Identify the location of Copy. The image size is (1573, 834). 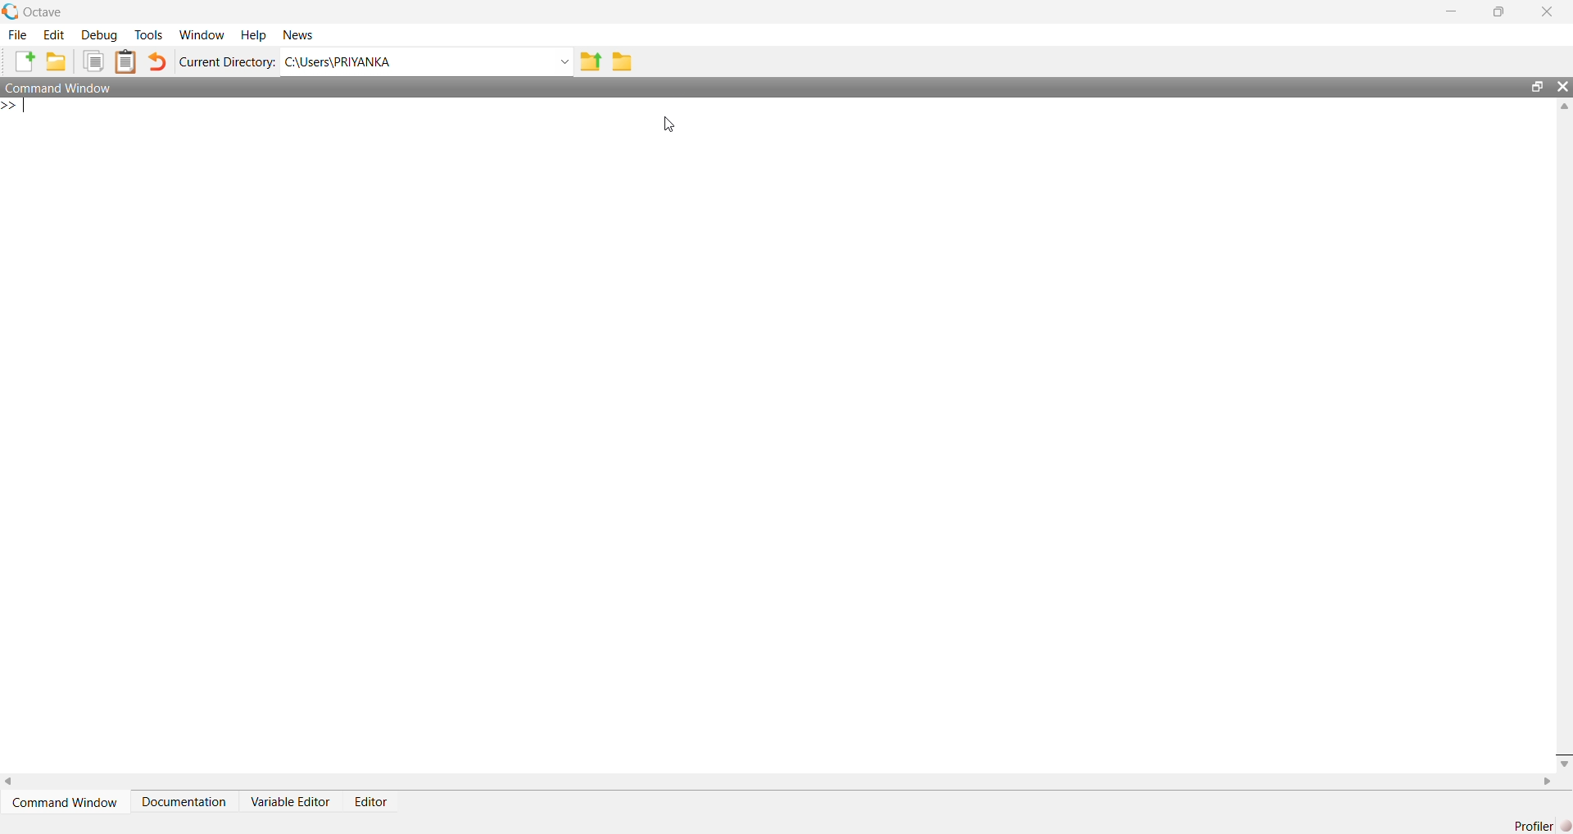
(93, 61).